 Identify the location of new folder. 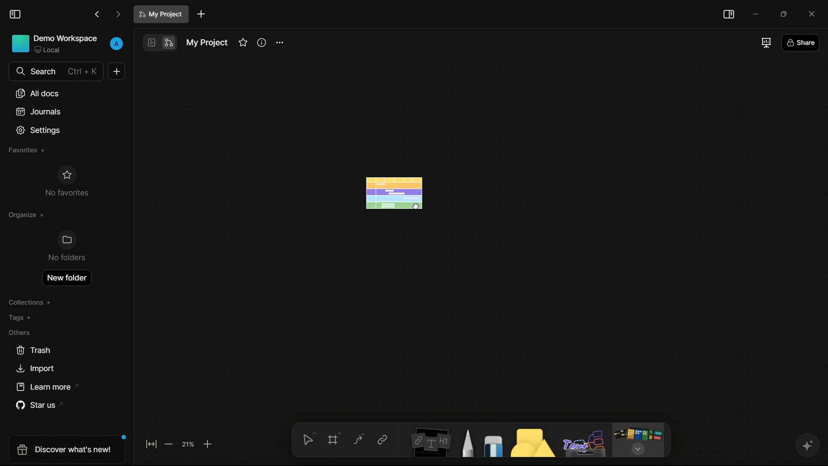
(68, 277).